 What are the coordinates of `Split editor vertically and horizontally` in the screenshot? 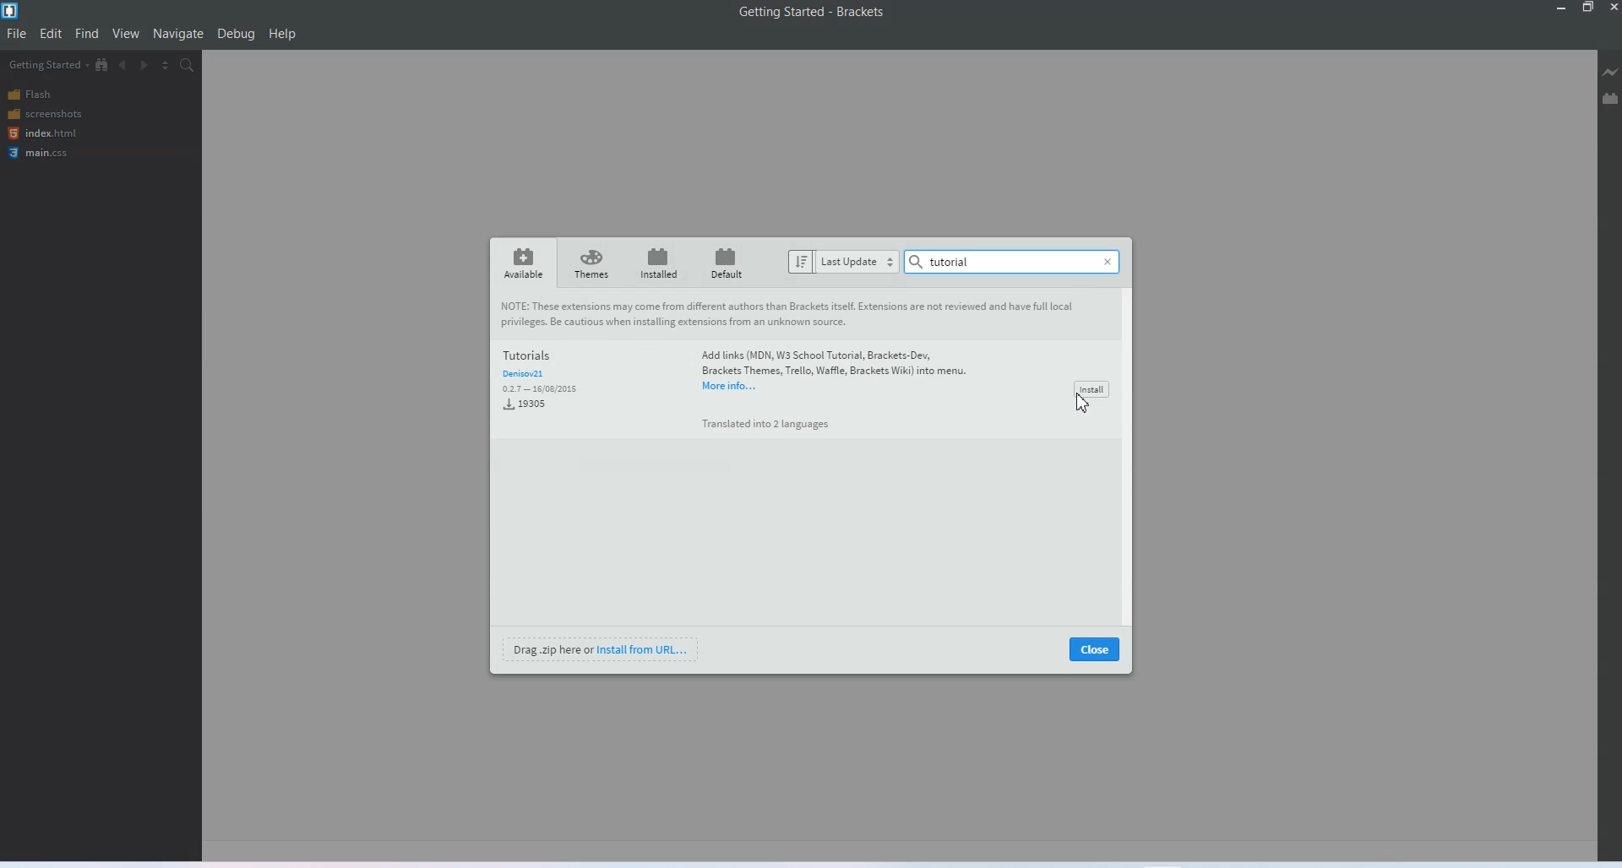 It's located at (166, 66).